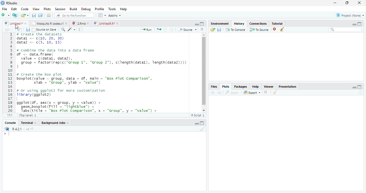 Image resolution: width=366 pixels, height=193 pixels. Describe the element at coordinates (35, 123) in the screenshot. I see `close` at that location.